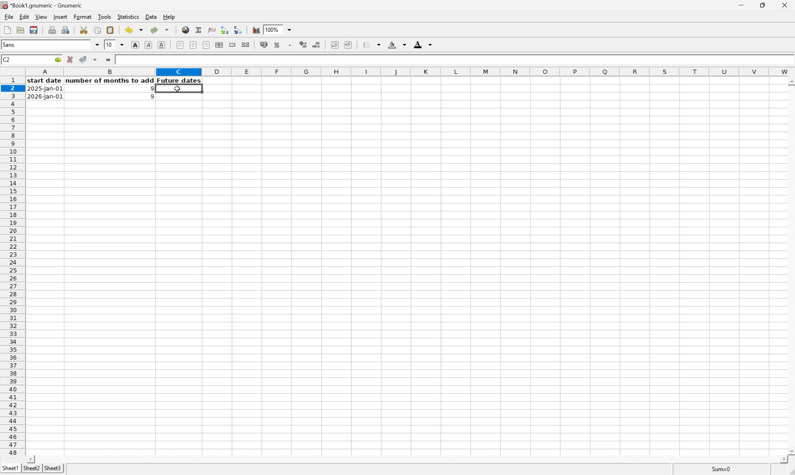 The width and height of the screenshot is (795, 475). I want to click on start date, so click(130, 59).